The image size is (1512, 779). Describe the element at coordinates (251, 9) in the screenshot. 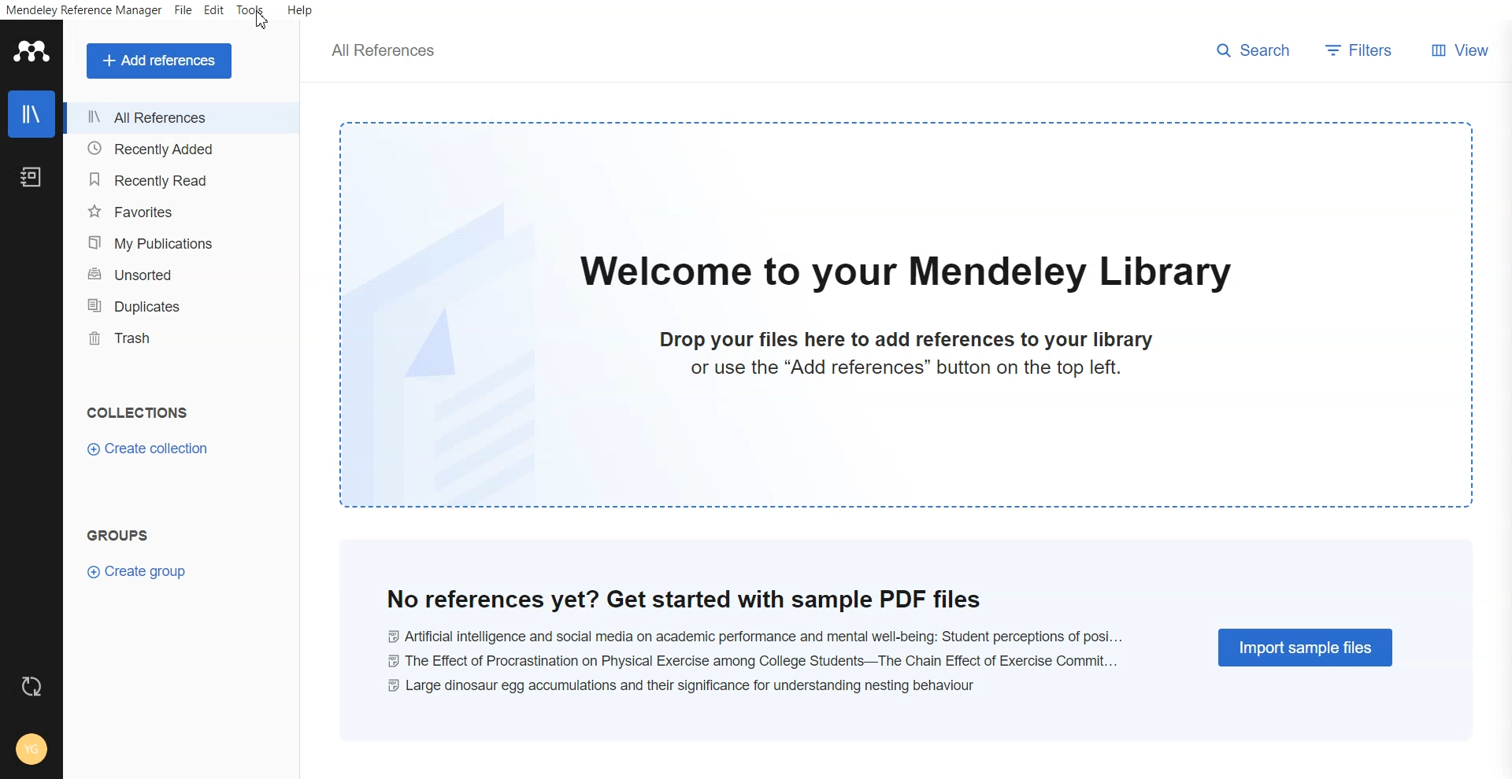

I see `Tools` at that location.